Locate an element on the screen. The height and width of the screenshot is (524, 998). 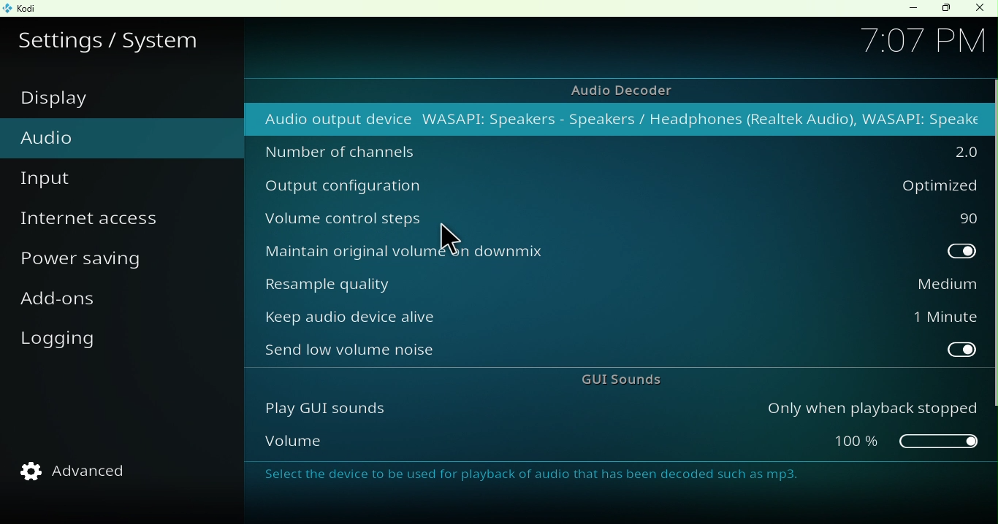
Input is located at coordinates (50, 178).